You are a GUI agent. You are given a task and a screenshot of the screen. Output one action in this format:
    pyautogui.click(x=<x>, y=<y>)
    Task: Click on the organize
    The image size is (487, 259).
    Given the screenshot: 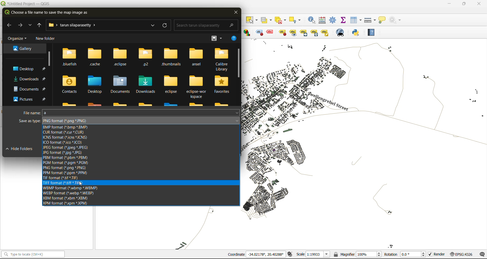 What is the action you would take?
    pyautogui.click(x=18, y=38)
    